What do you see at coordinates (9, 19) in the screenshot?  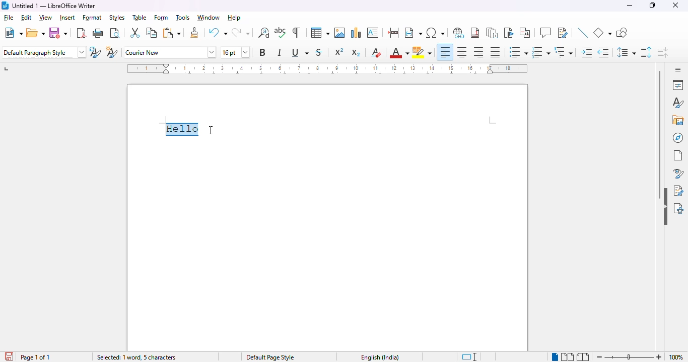 I see `file` at bounding box center [9, 19].